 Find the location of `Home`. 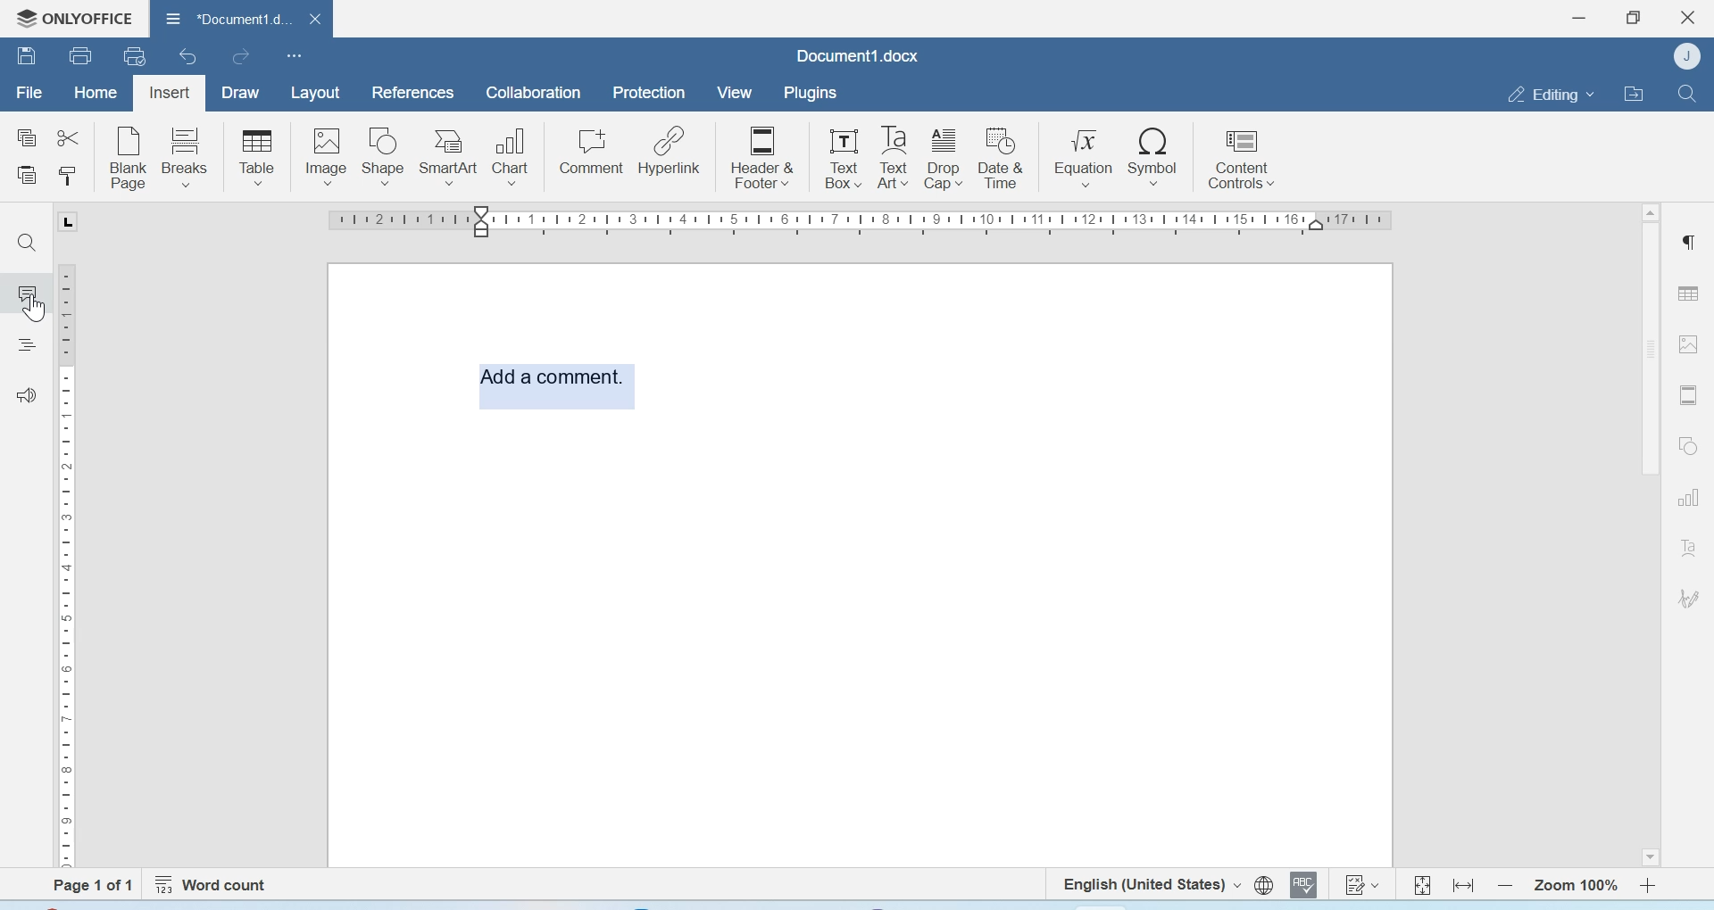

Home is located at coordinates (94, 91).